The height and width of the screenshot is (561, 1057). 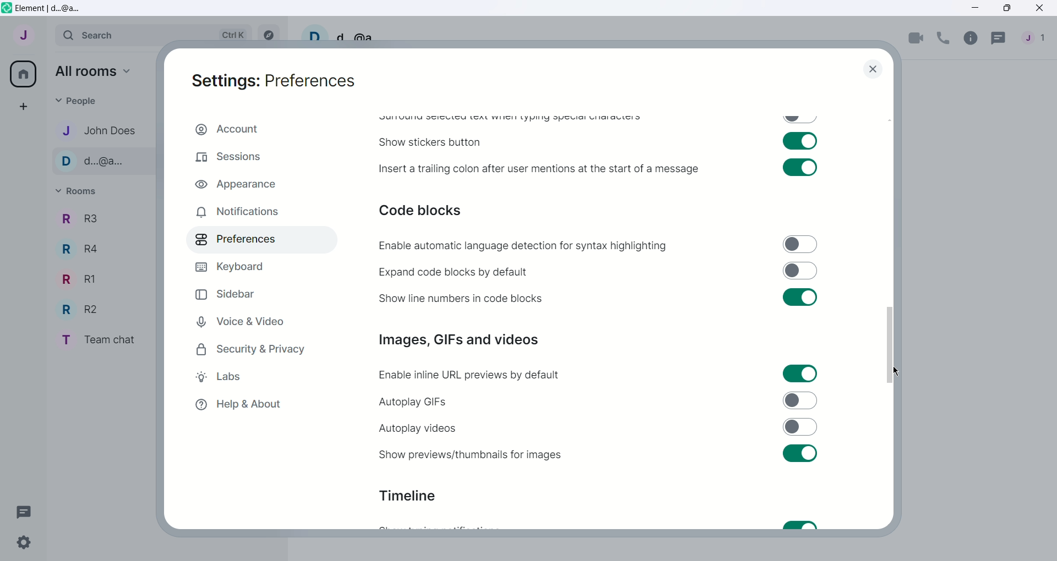 I want to click on R2 - Room Name, so click(x=84, y=309).